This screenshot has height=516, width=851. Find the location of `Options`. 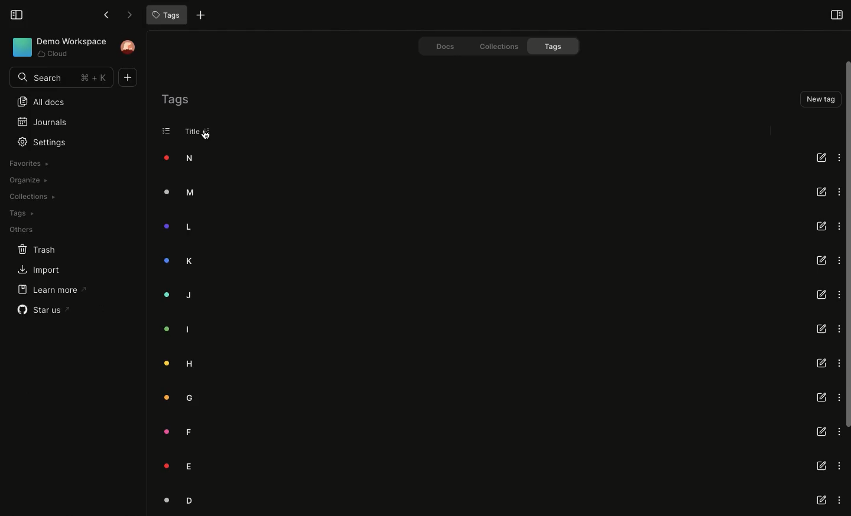

Options is located at coordinates (837, 156).